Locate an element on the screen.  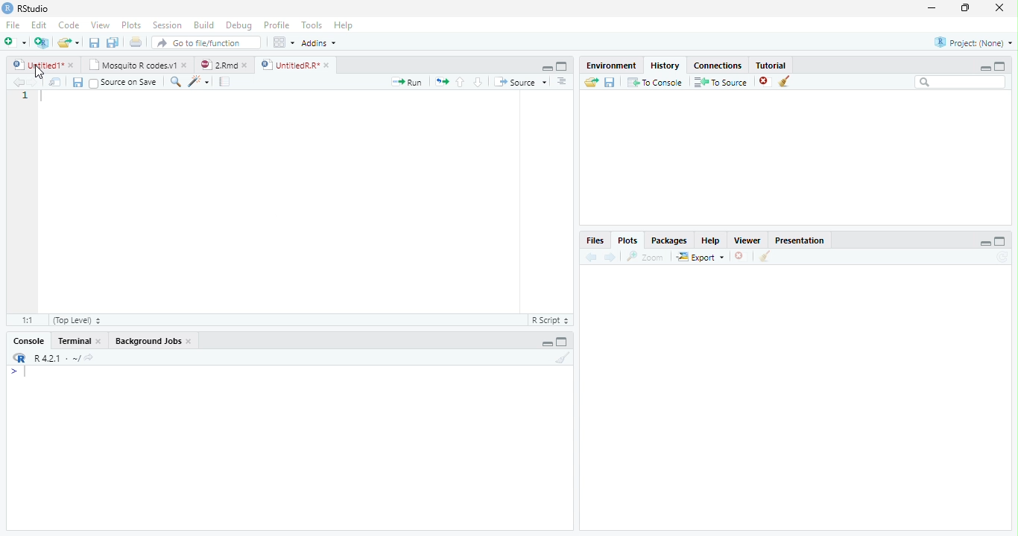
clear is located at coordinates (765, 258).